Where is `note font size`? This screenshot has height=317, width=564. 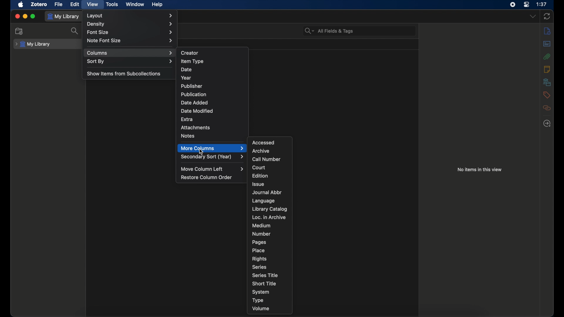
note font size is located at coordinates (130, 41).